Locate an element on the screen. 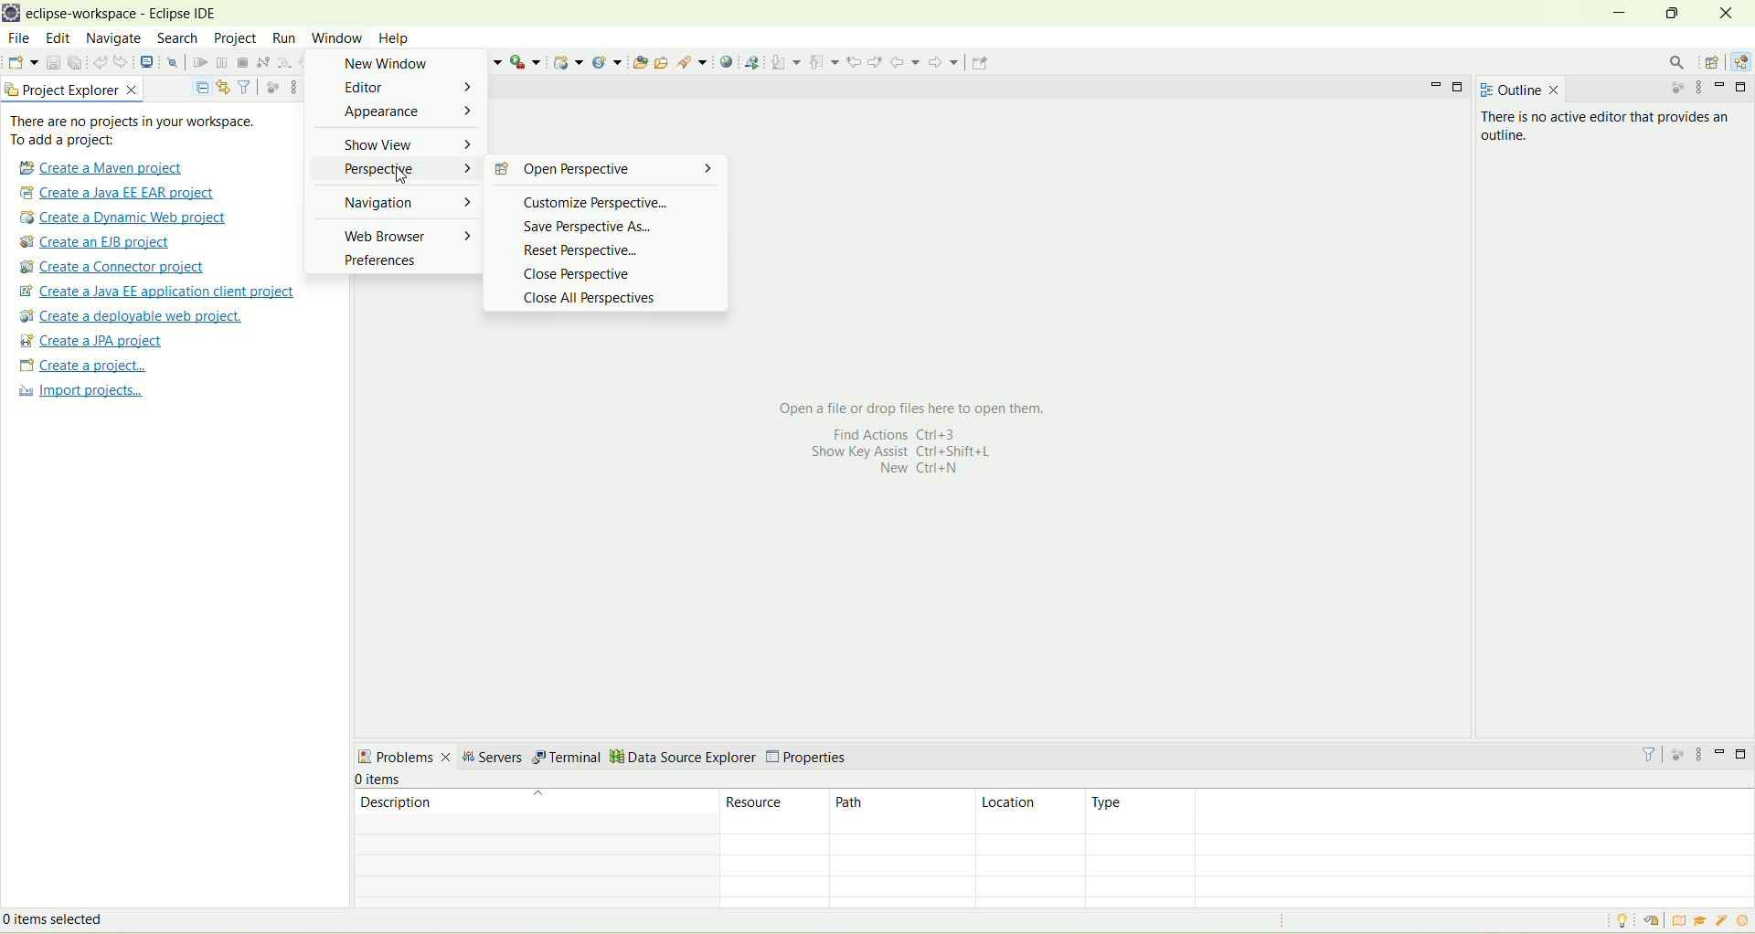  preferences is located at coordinates (378, 262).